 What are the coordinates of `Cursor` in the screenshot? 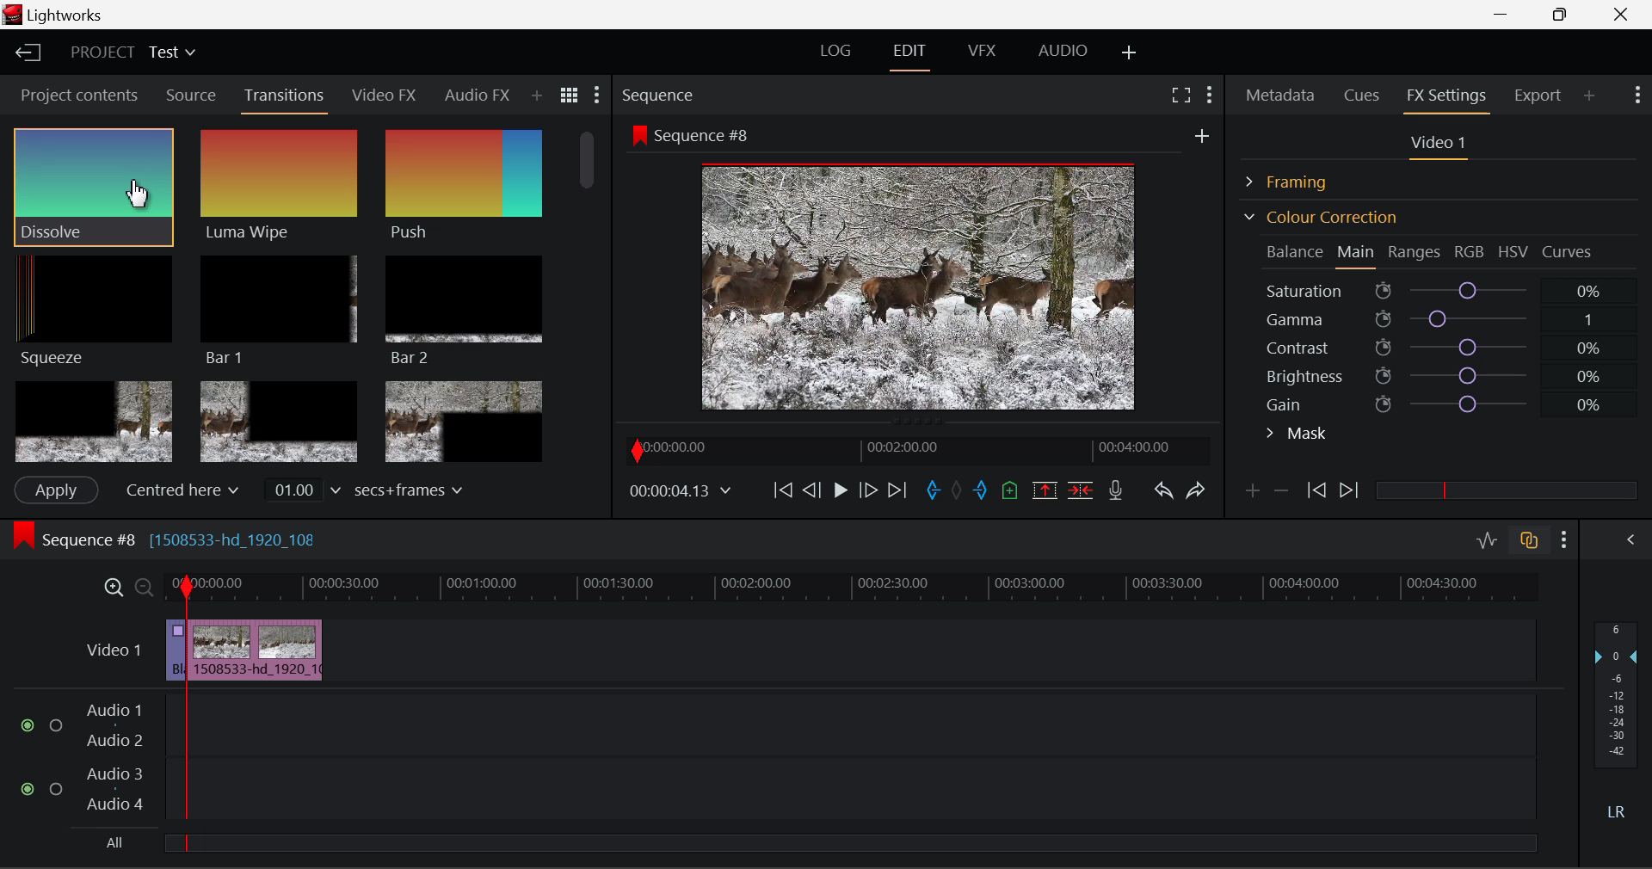 It's located at (139, 195).